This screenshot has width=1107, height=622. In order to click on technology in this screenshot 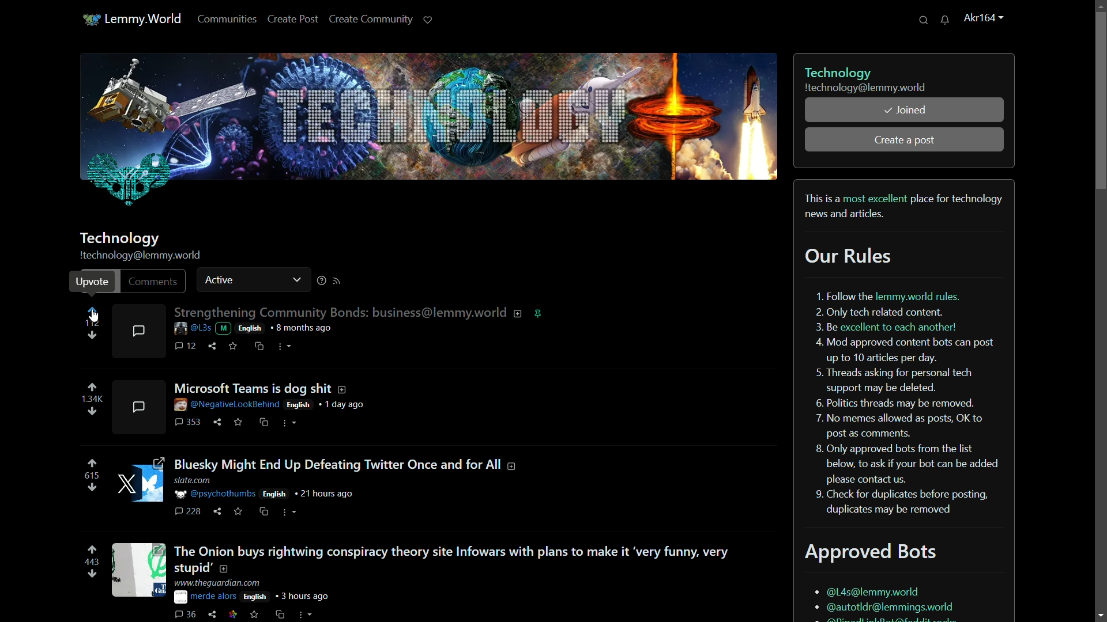, I will do `click(839, 74)`.